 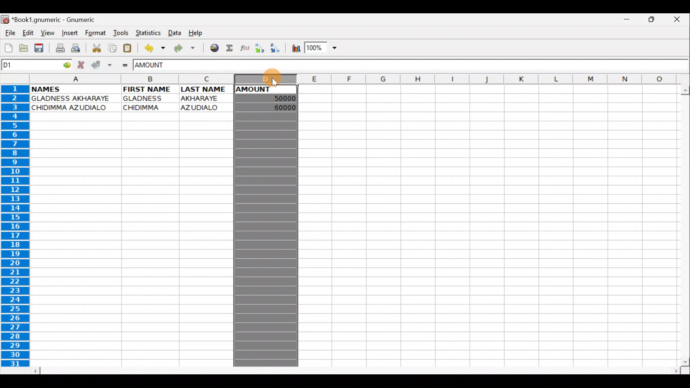 What do you see at coordinates (5, 19) in the screenshot?
I see `Gnumeric logo` at bounding box center [5, 19].